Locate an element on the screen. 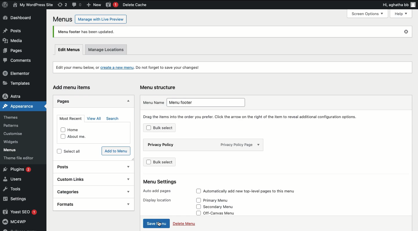 The width and height of the screenshot is (418, 231). Appearance is located at coordinates (17, 107).